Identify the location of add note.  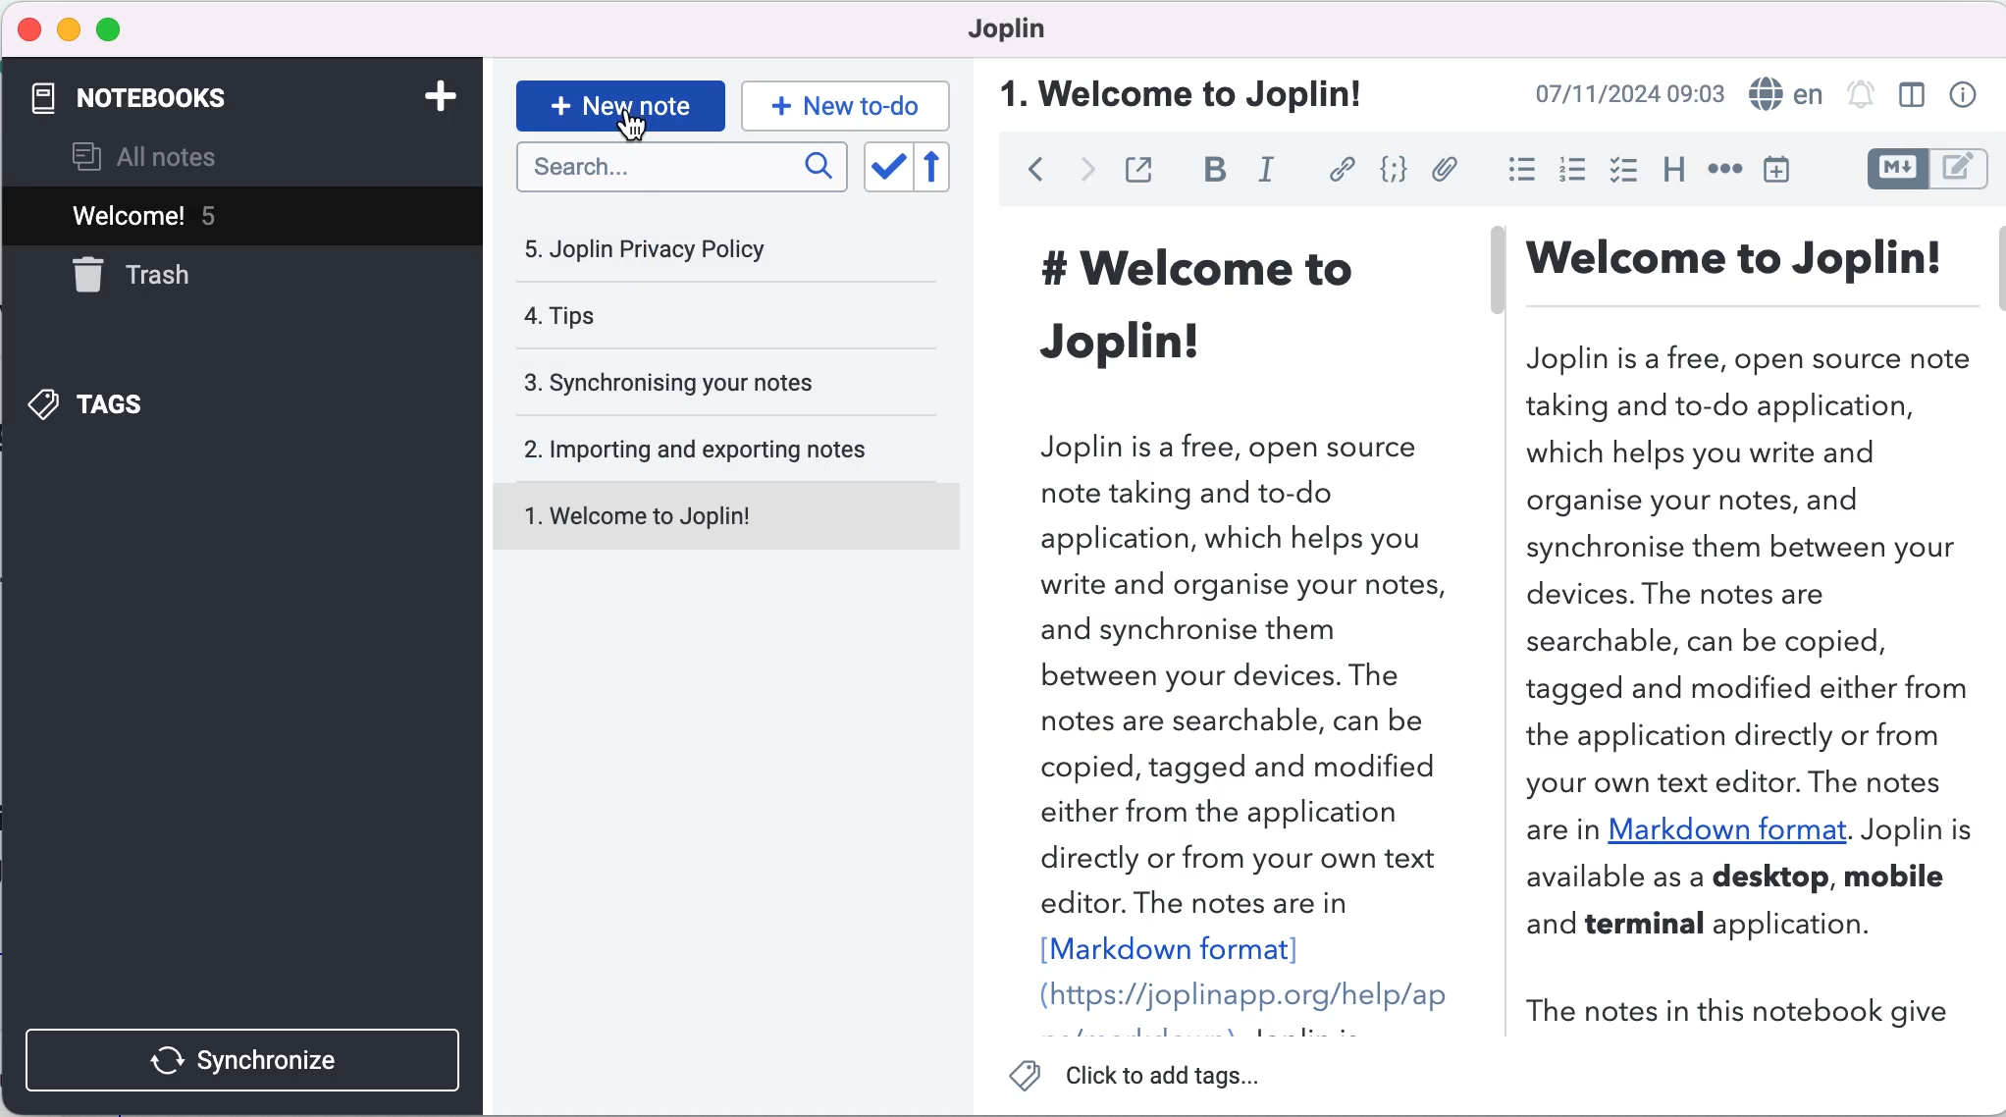
(430, 95).